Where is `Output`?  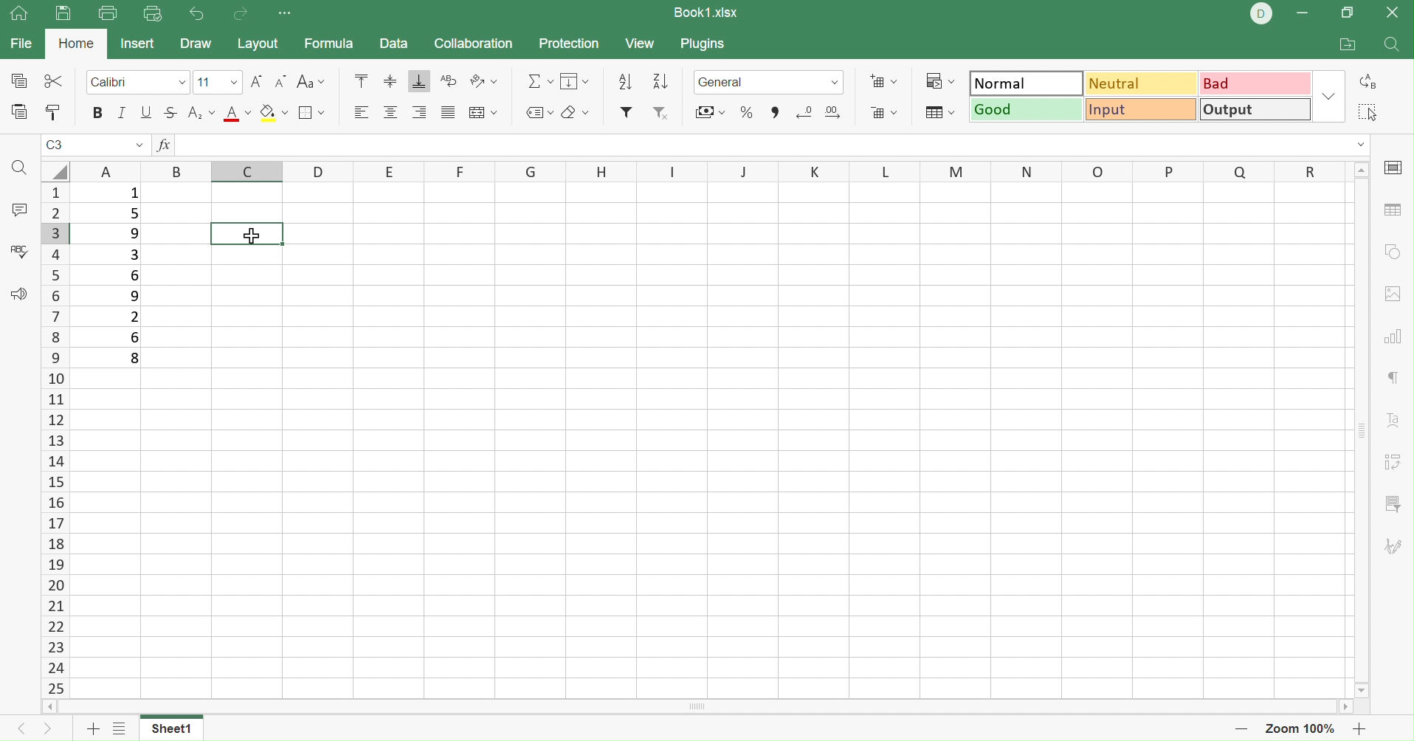
Output is located at coordinates (1255, 110).